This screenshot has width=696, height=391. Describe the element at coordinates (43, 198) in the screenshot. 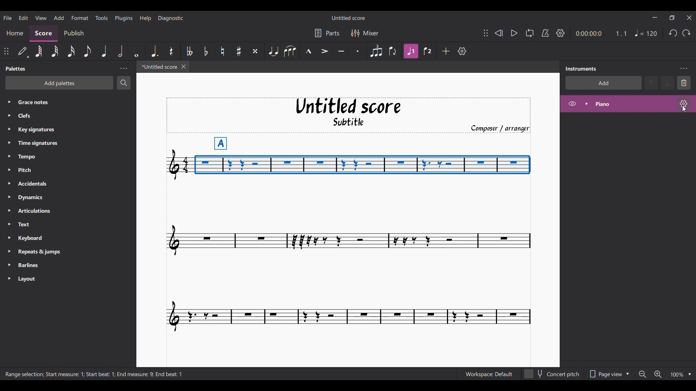

I see `Dynamics` at that location.